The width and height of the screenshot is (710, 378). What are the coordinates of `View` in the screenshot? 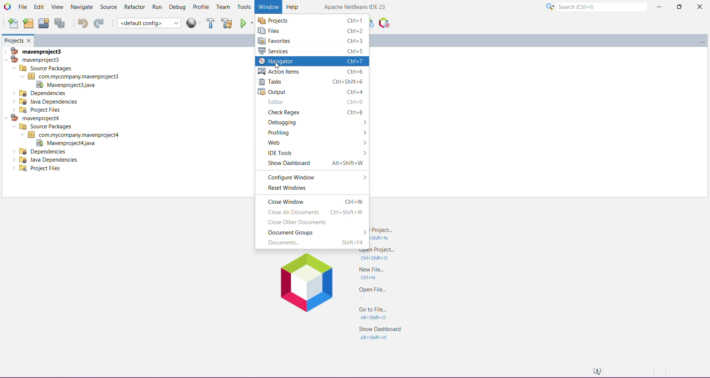 It's located at (56, 7).